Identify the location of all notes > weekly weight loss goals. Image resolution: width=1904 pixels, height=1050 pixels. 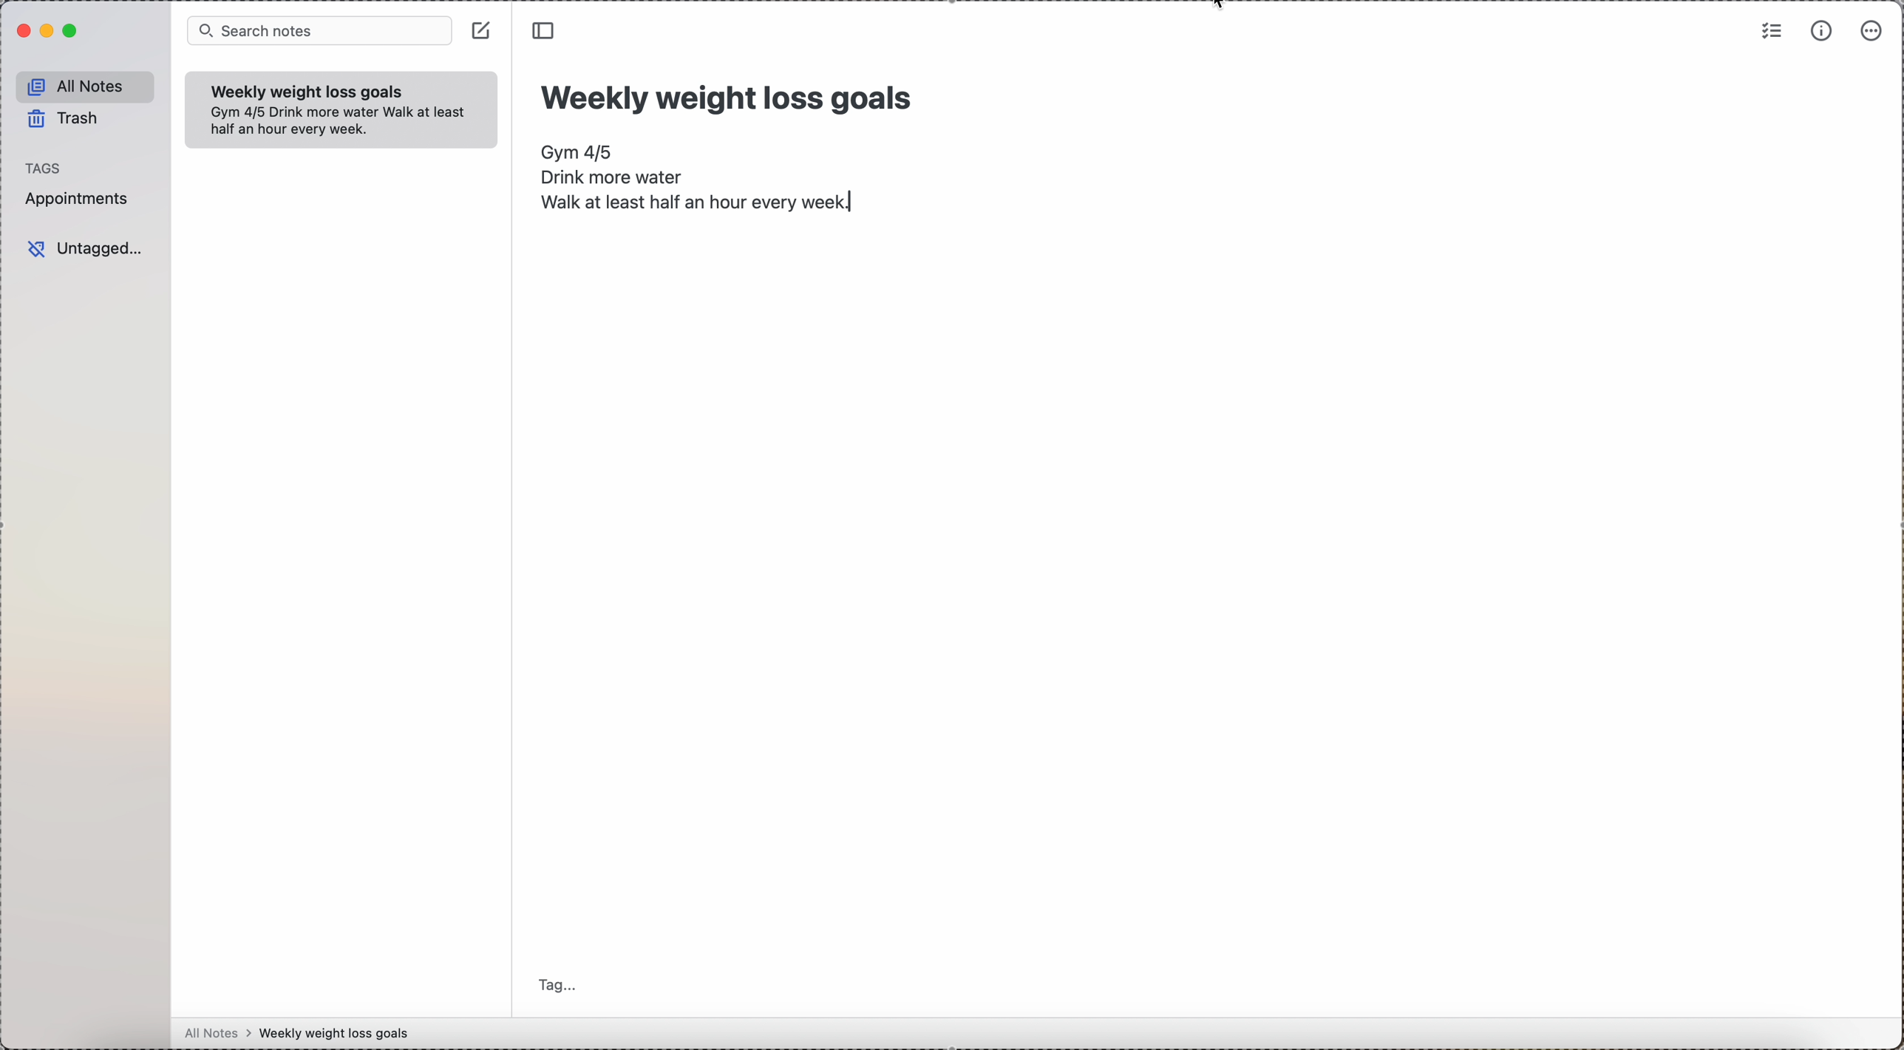
(303, 1034).